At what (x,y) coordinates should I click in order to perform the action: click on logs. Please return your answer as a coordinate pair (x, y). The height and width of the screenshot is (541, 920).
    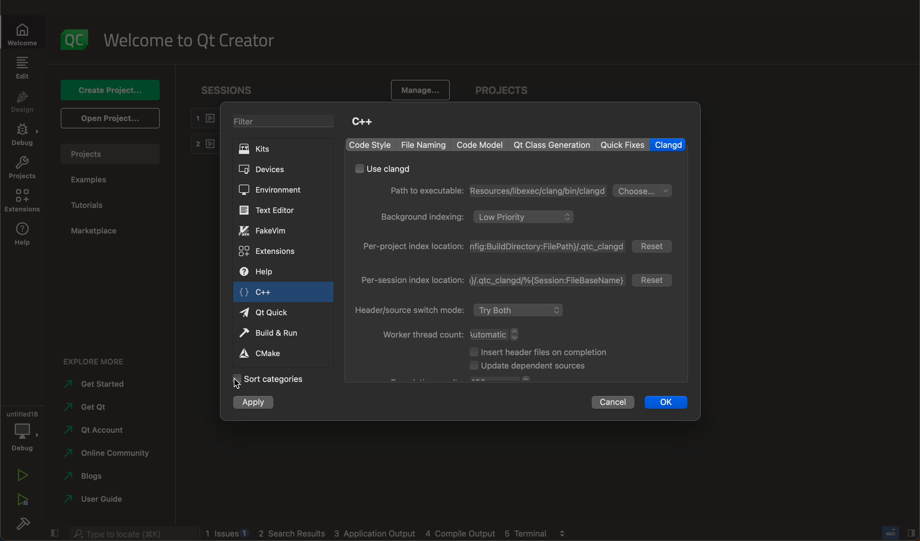
    Looking at the image, I should click on (395, 533).